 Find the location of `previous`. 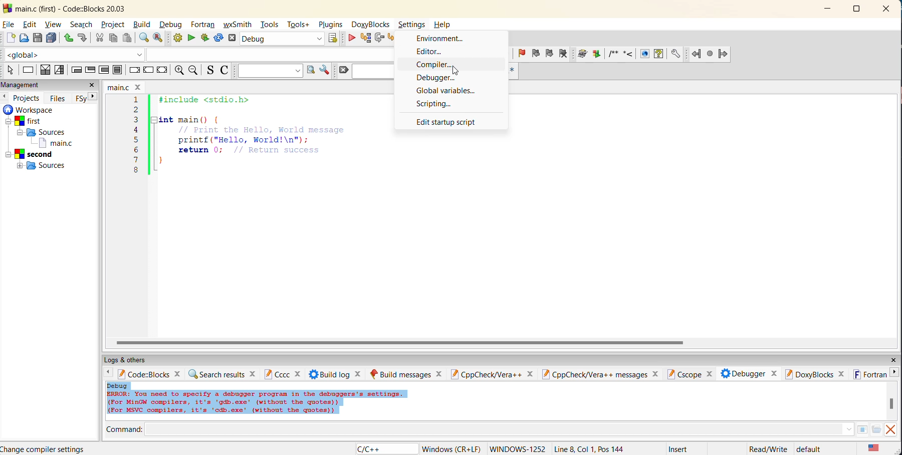

previous is located at coordinates (108, 374).